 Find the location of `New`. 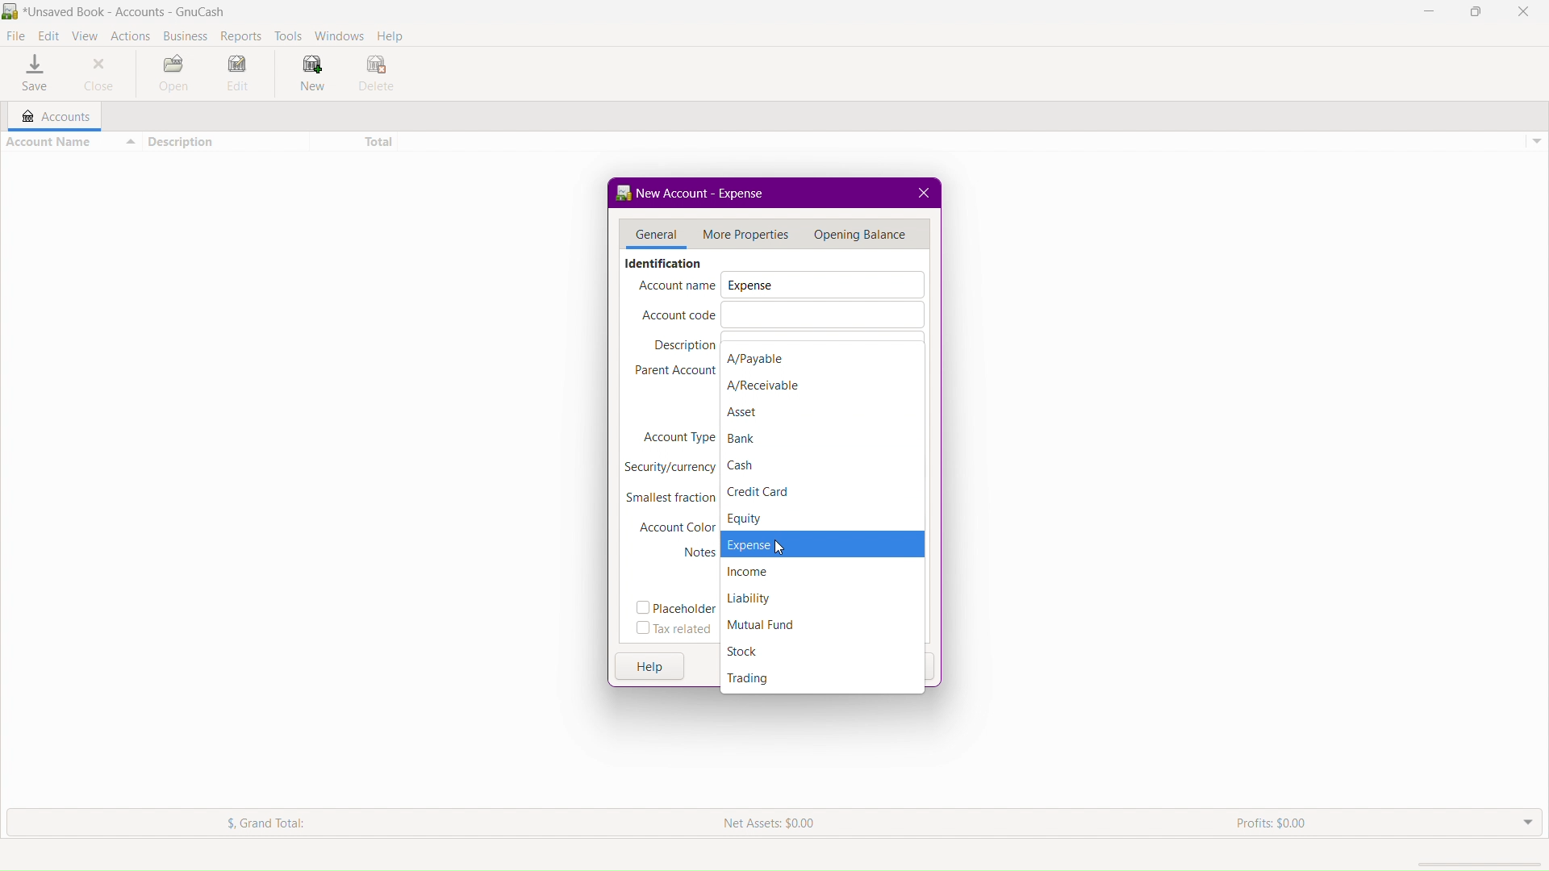

New is located at coordinates (309, 75).